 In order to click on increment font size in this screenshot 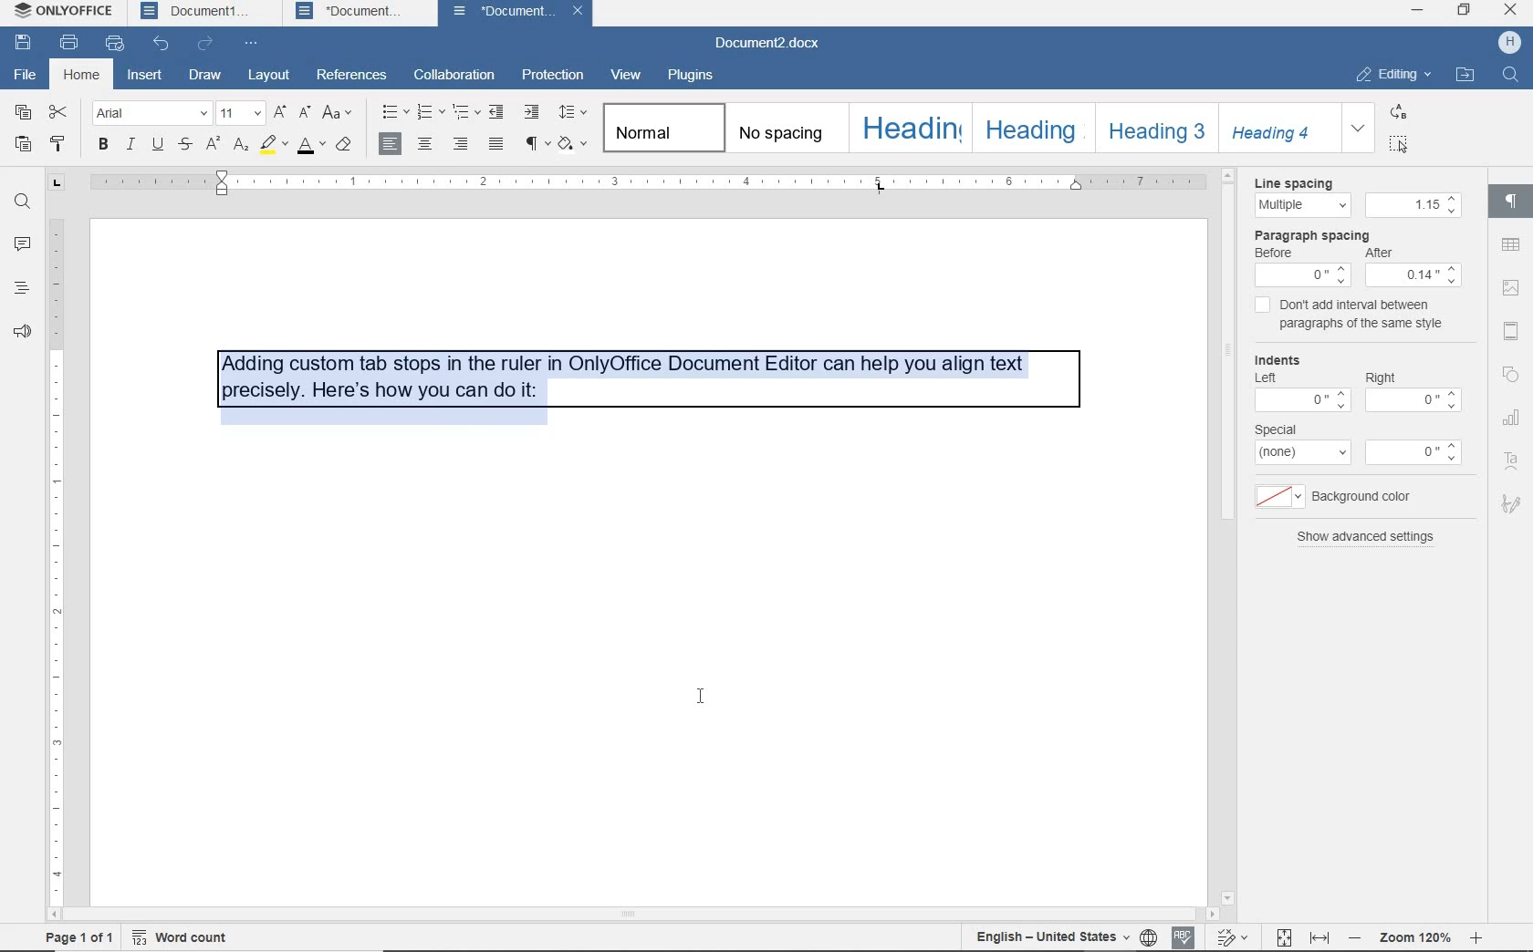, I will do `click(279, 114)`.